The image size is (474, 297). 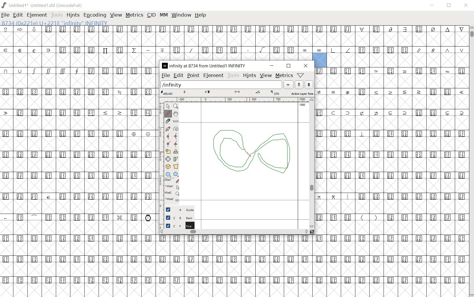 What do you see at coordinates (236, 290) in the screenshot?
I see `edited glyph` at bounding box center [236, 290].